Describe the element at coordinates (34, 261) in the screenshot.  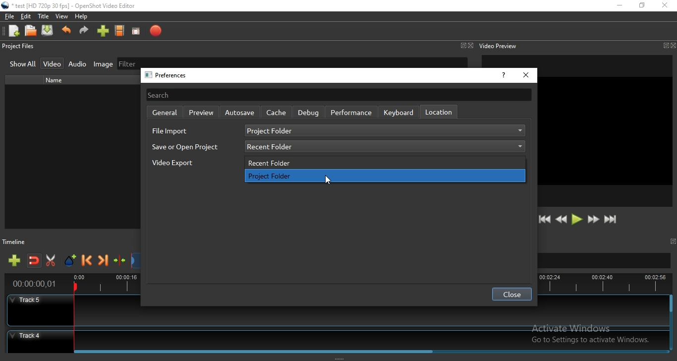
I see `Disable snapping` at that location.